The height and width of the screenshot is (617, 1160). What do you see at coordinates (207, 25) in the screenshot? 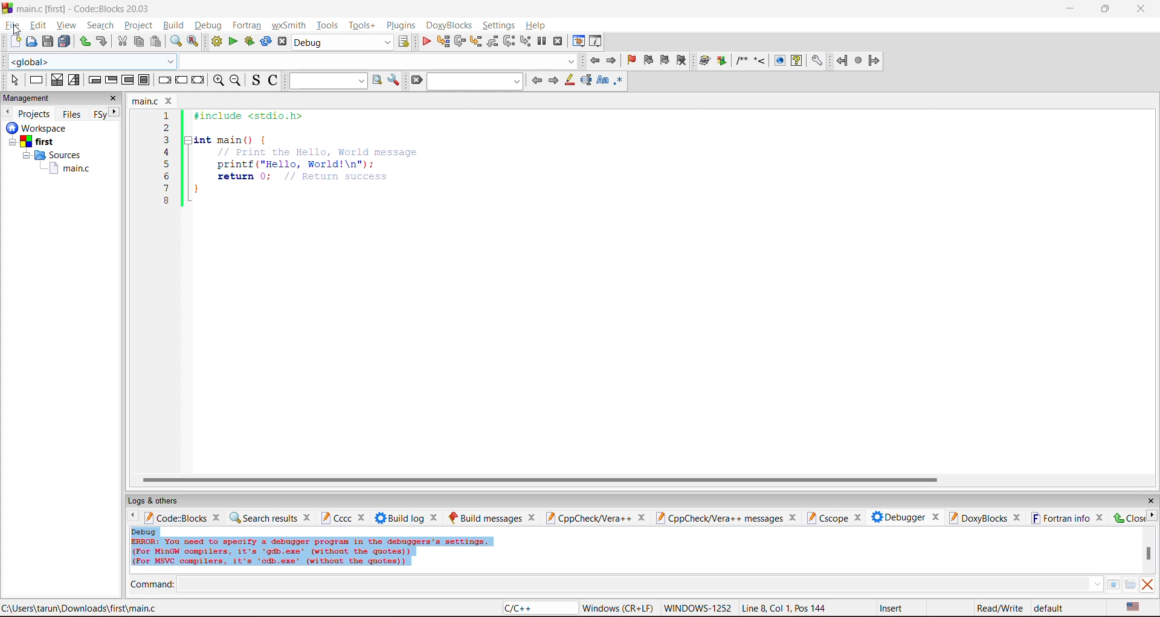
I see `debug` at bounding box center [207, 25].